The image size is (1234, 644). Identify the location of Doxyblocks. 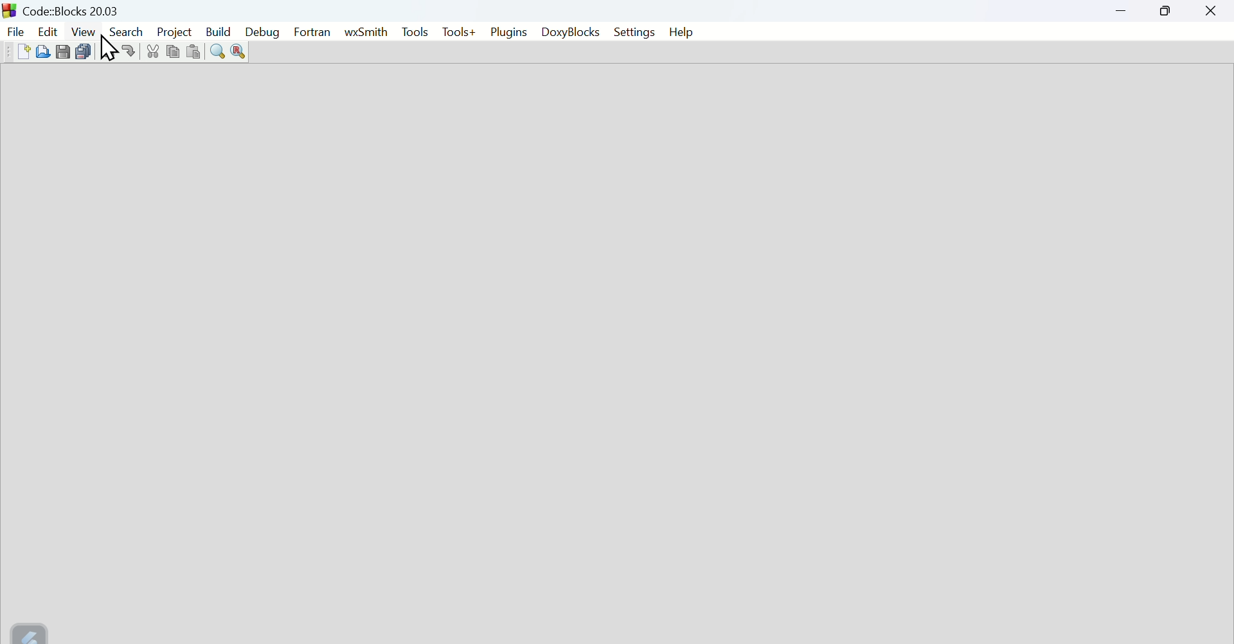
(569, 31).